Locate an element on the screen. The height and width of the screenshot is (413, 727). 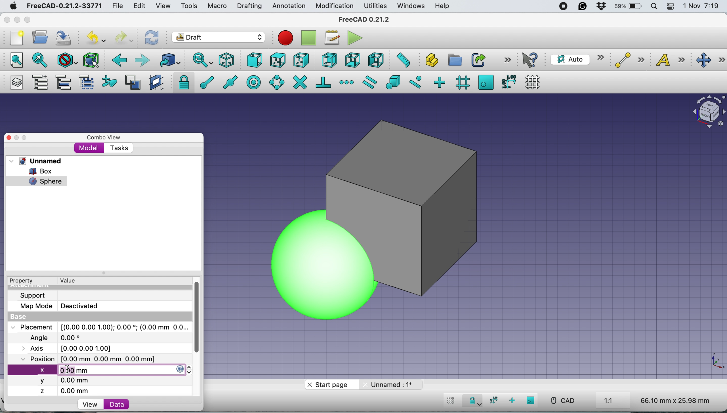
snap near is located at coordinates (415, 81).